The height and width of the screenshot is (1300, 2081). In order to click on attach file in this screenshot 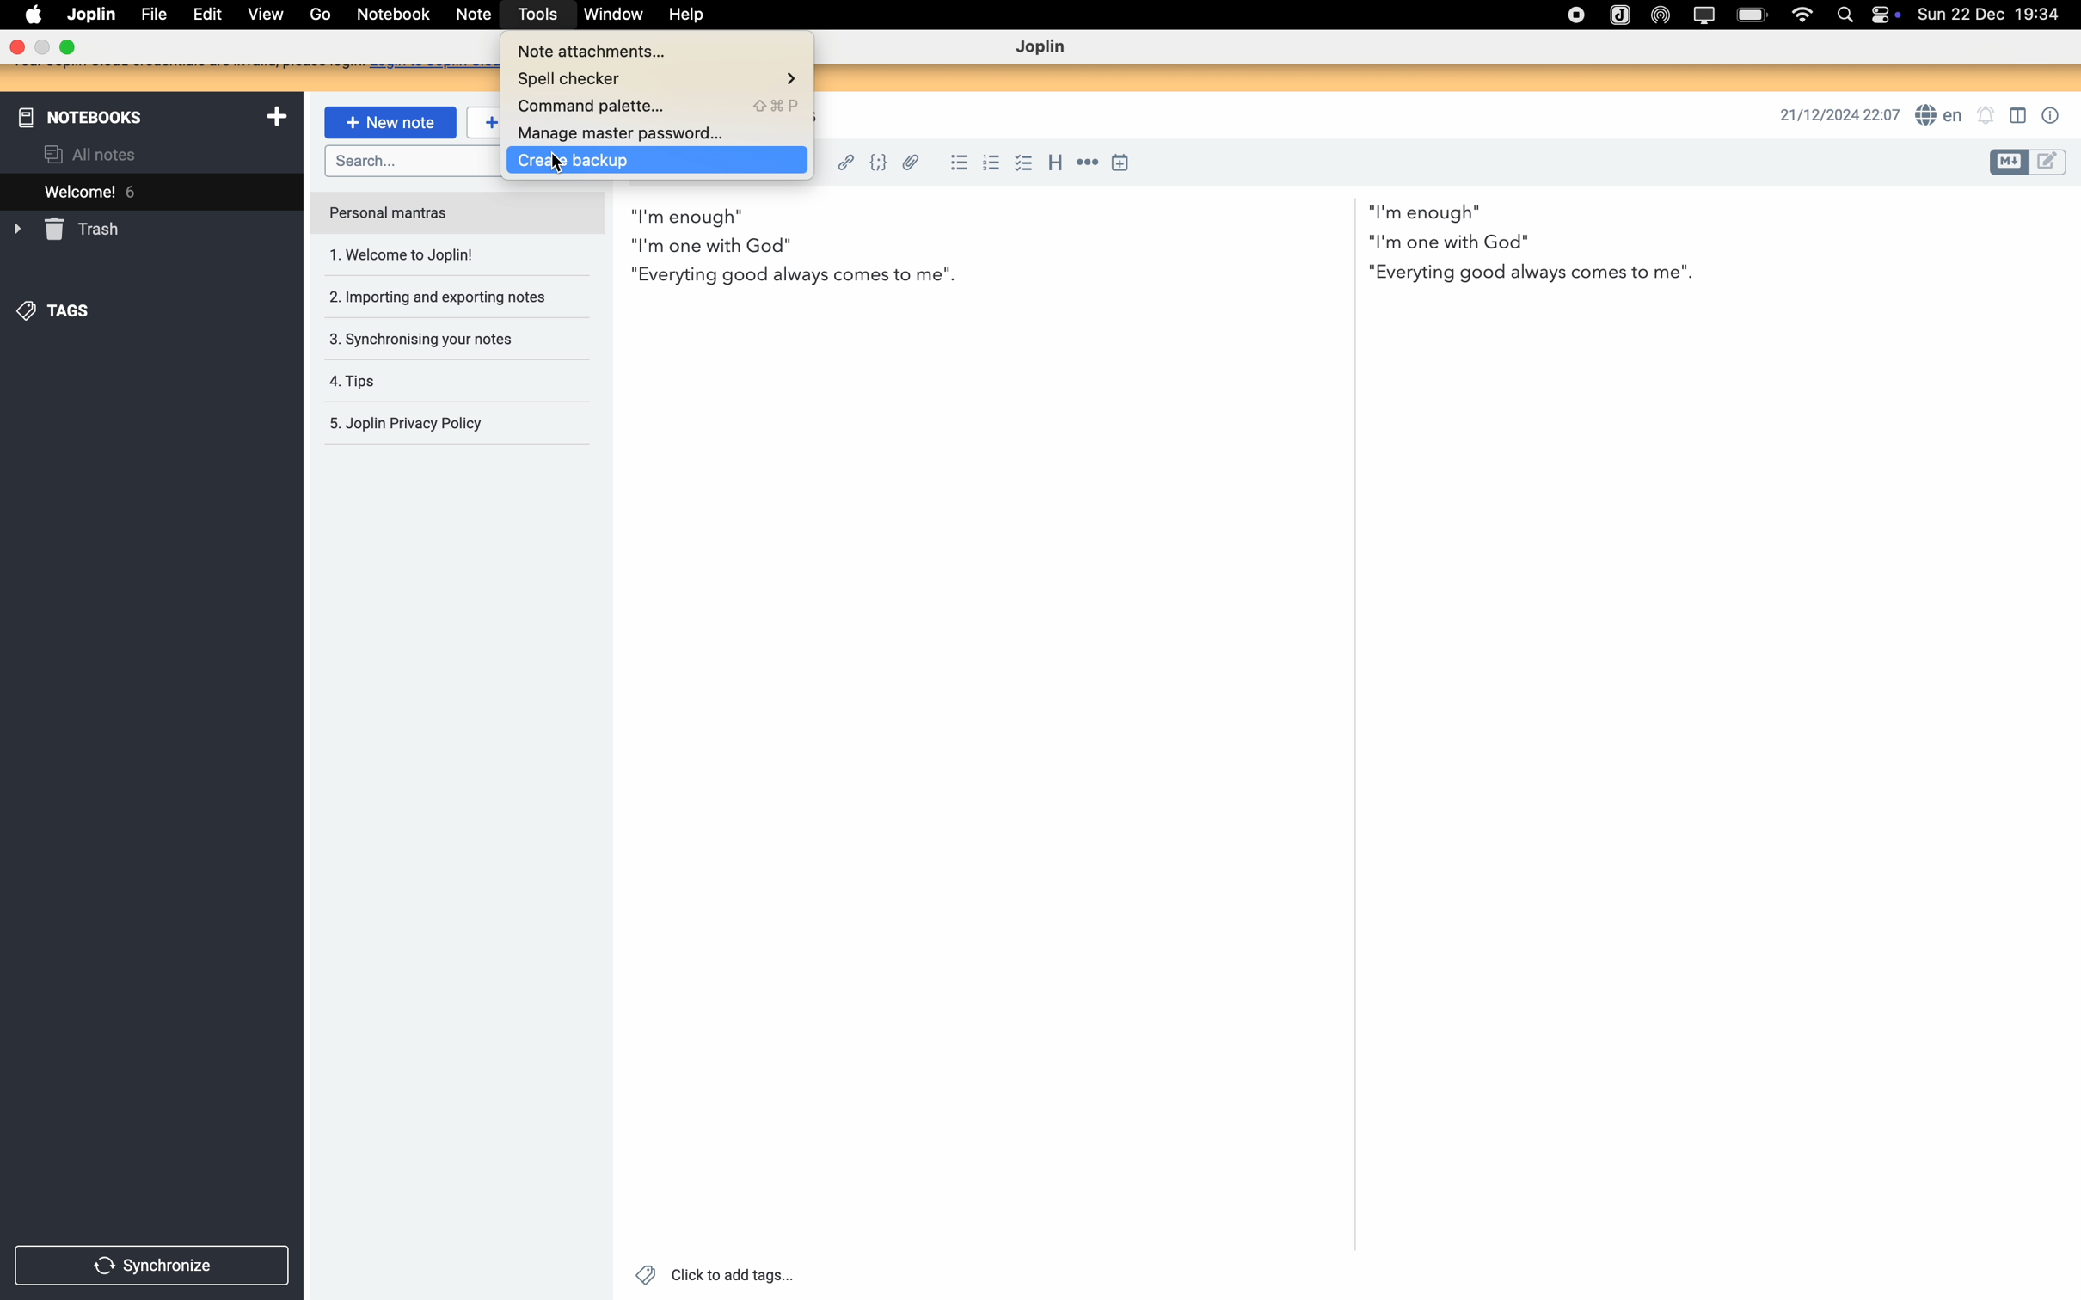, I will do `click(909, 161)`.